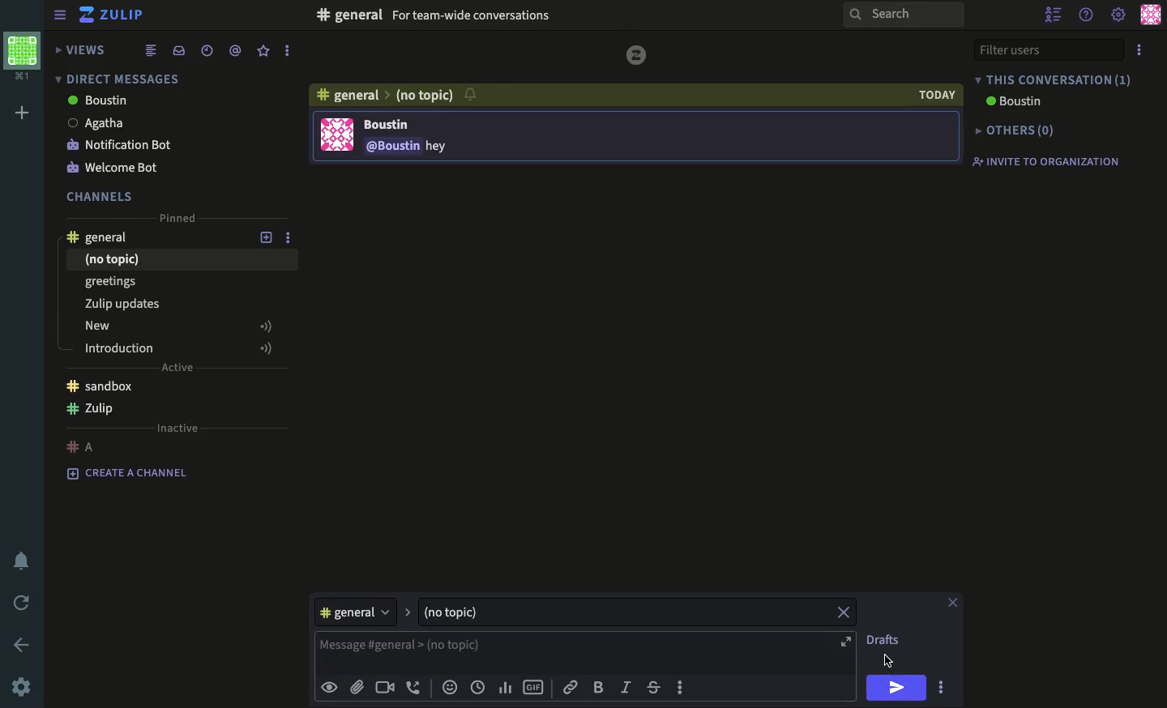 Image resolution: width=1167 pixels, height=708 pixels. I want to click on this conversation (1), so click(1054, 79).